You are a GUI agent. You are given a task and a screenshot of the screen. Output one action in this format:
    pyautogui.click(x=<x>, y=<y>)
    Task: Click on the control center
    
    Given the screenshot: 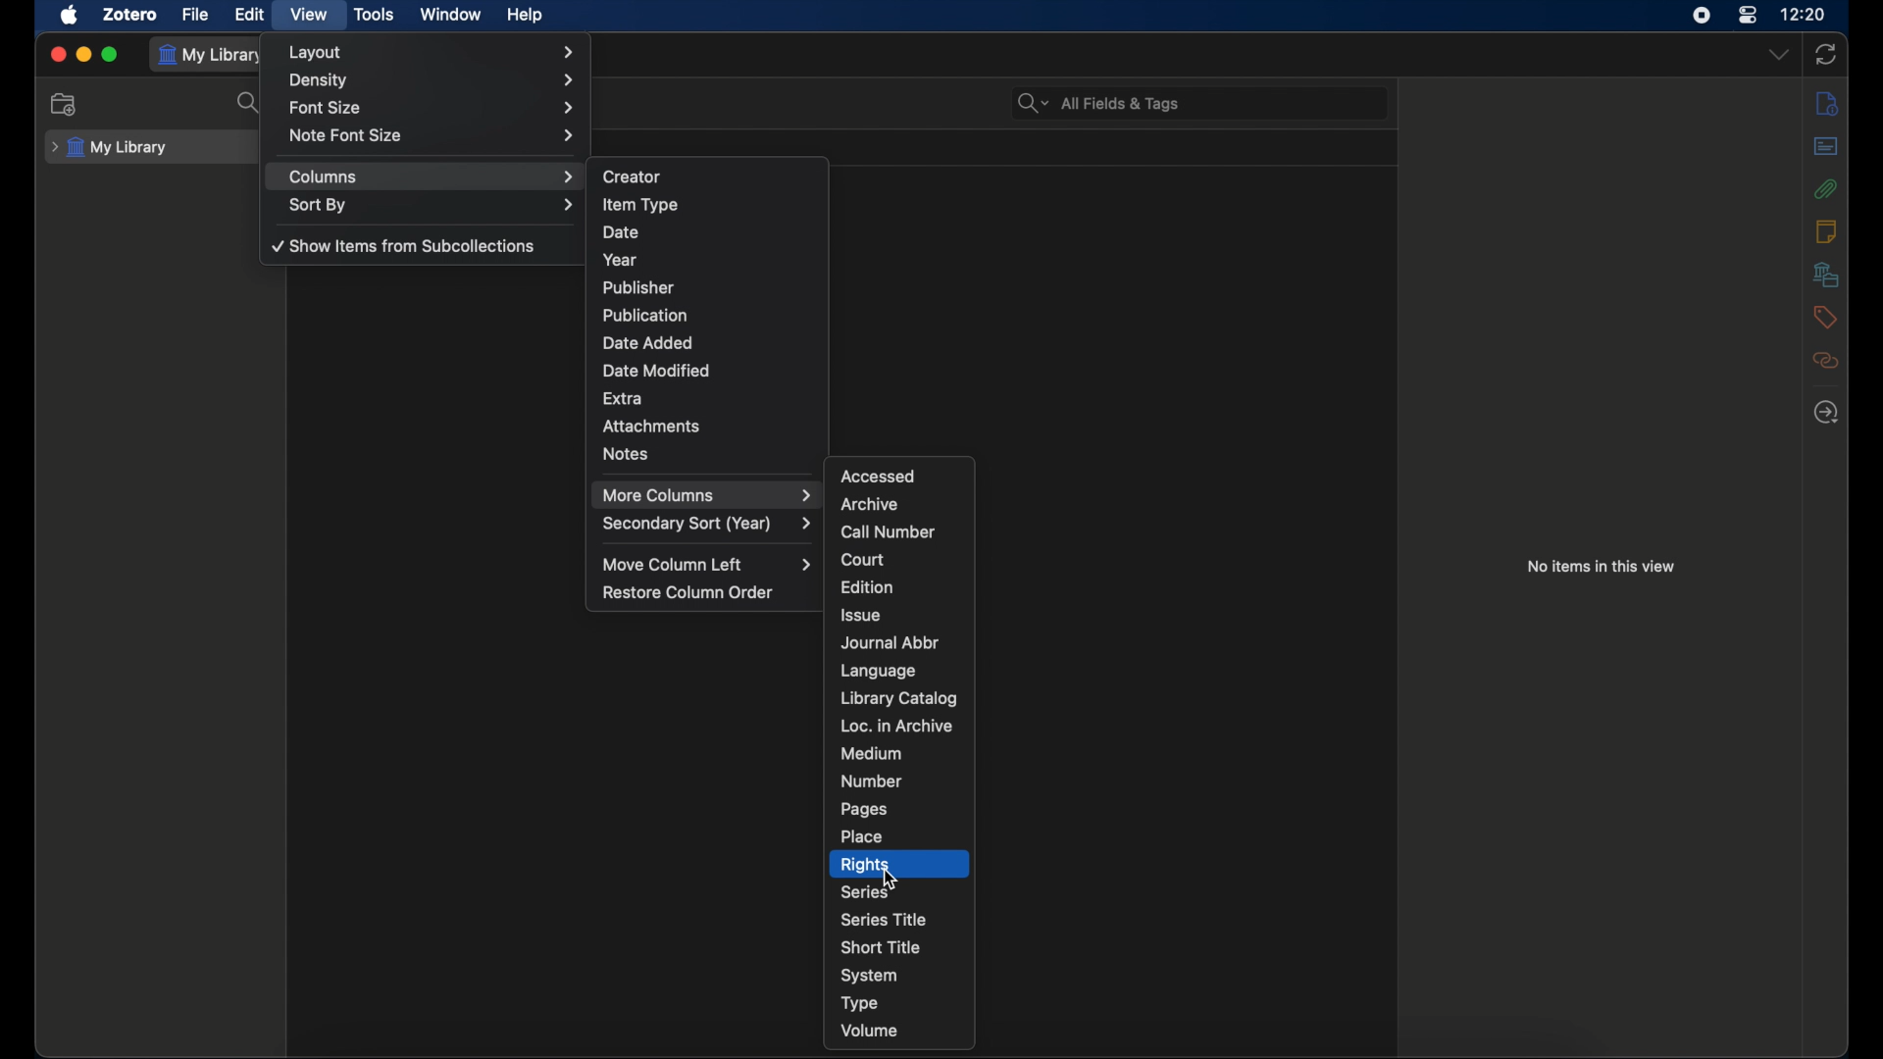 What is the action you would take?
    pyautogui.click(x=1749, y=14)
    